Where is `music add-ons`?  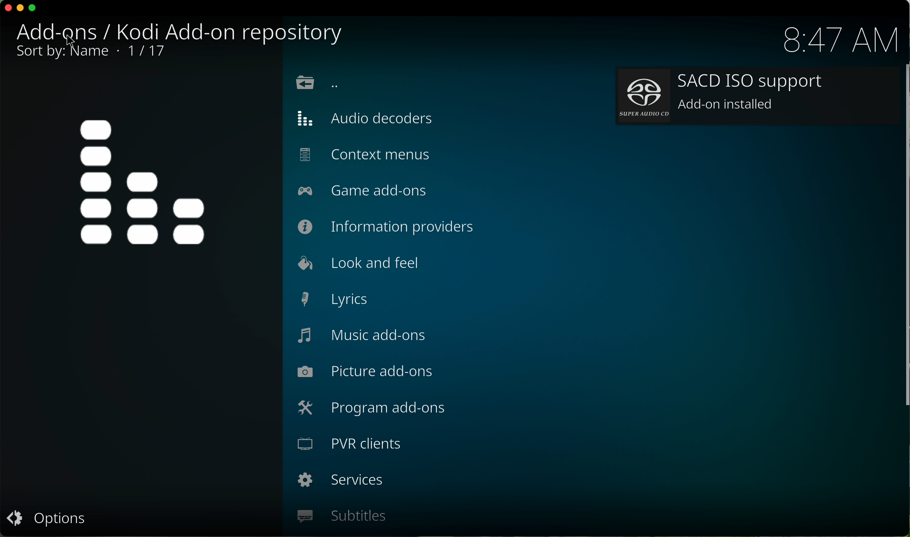 music add-ons is located at coordinates (363, 337).